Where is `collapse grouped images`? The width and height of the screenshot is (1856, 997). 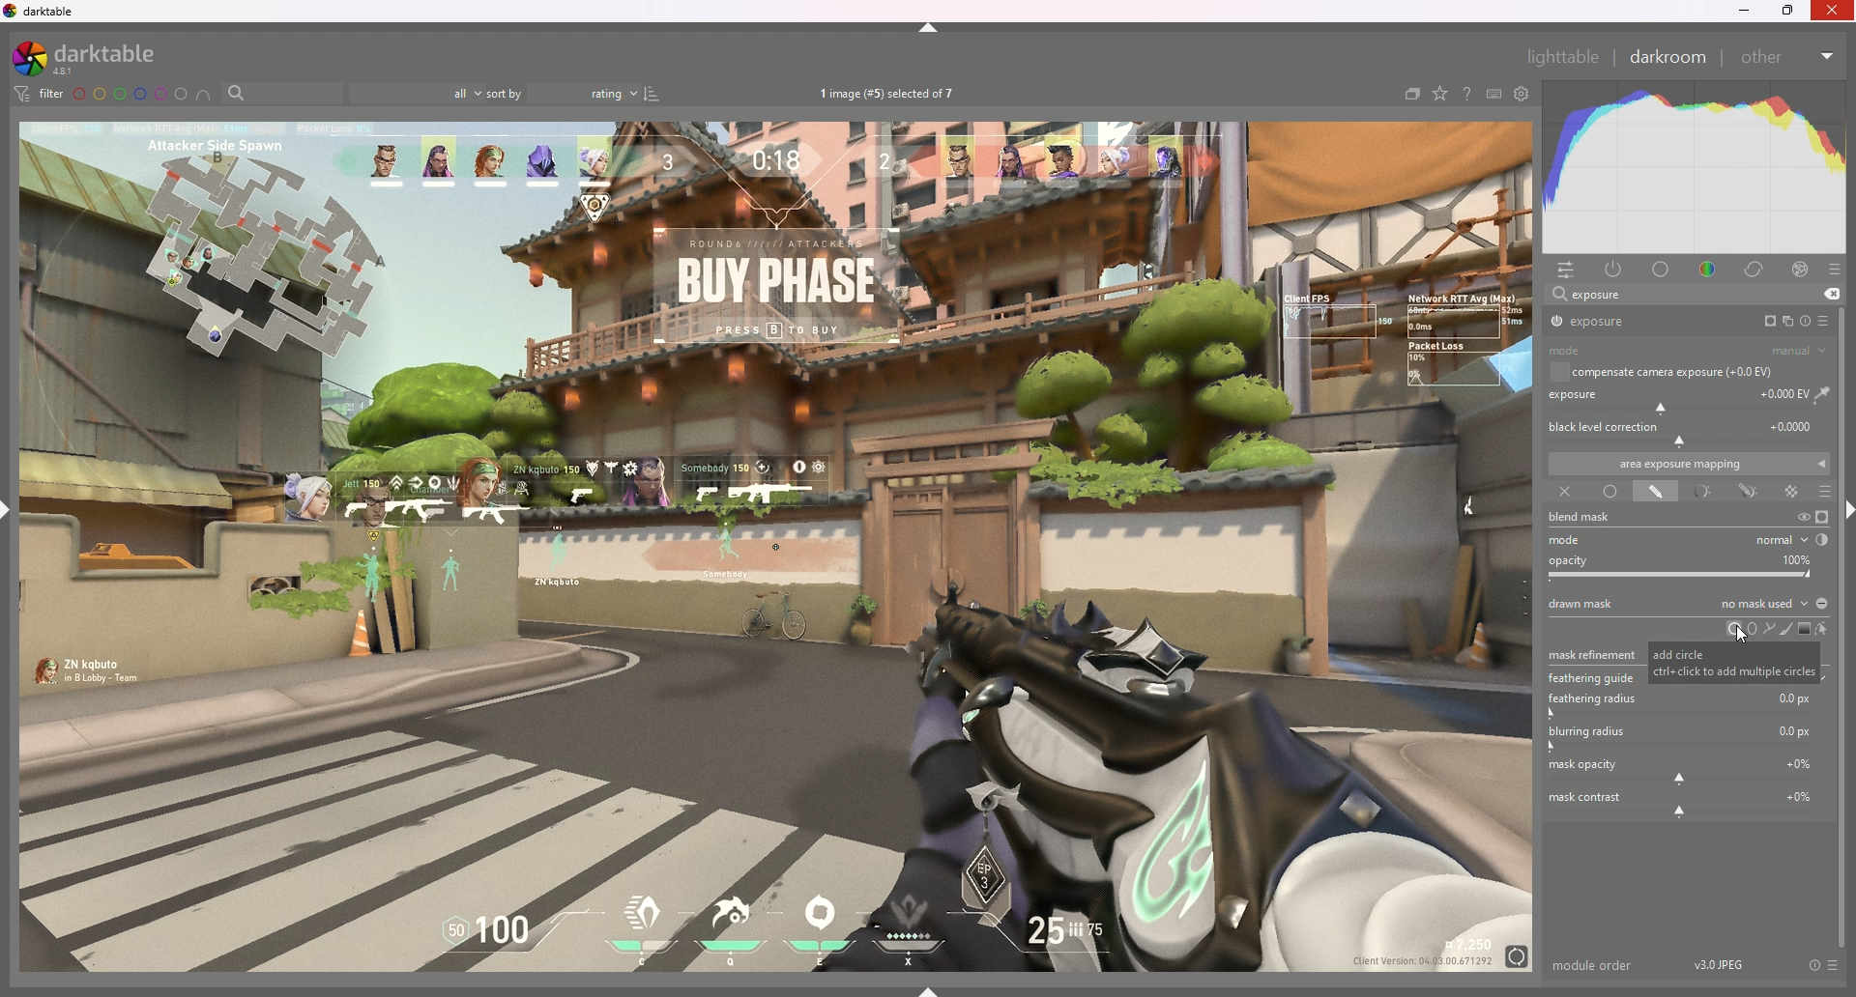 collapse grouped images is located at coordinates (1411, 96).